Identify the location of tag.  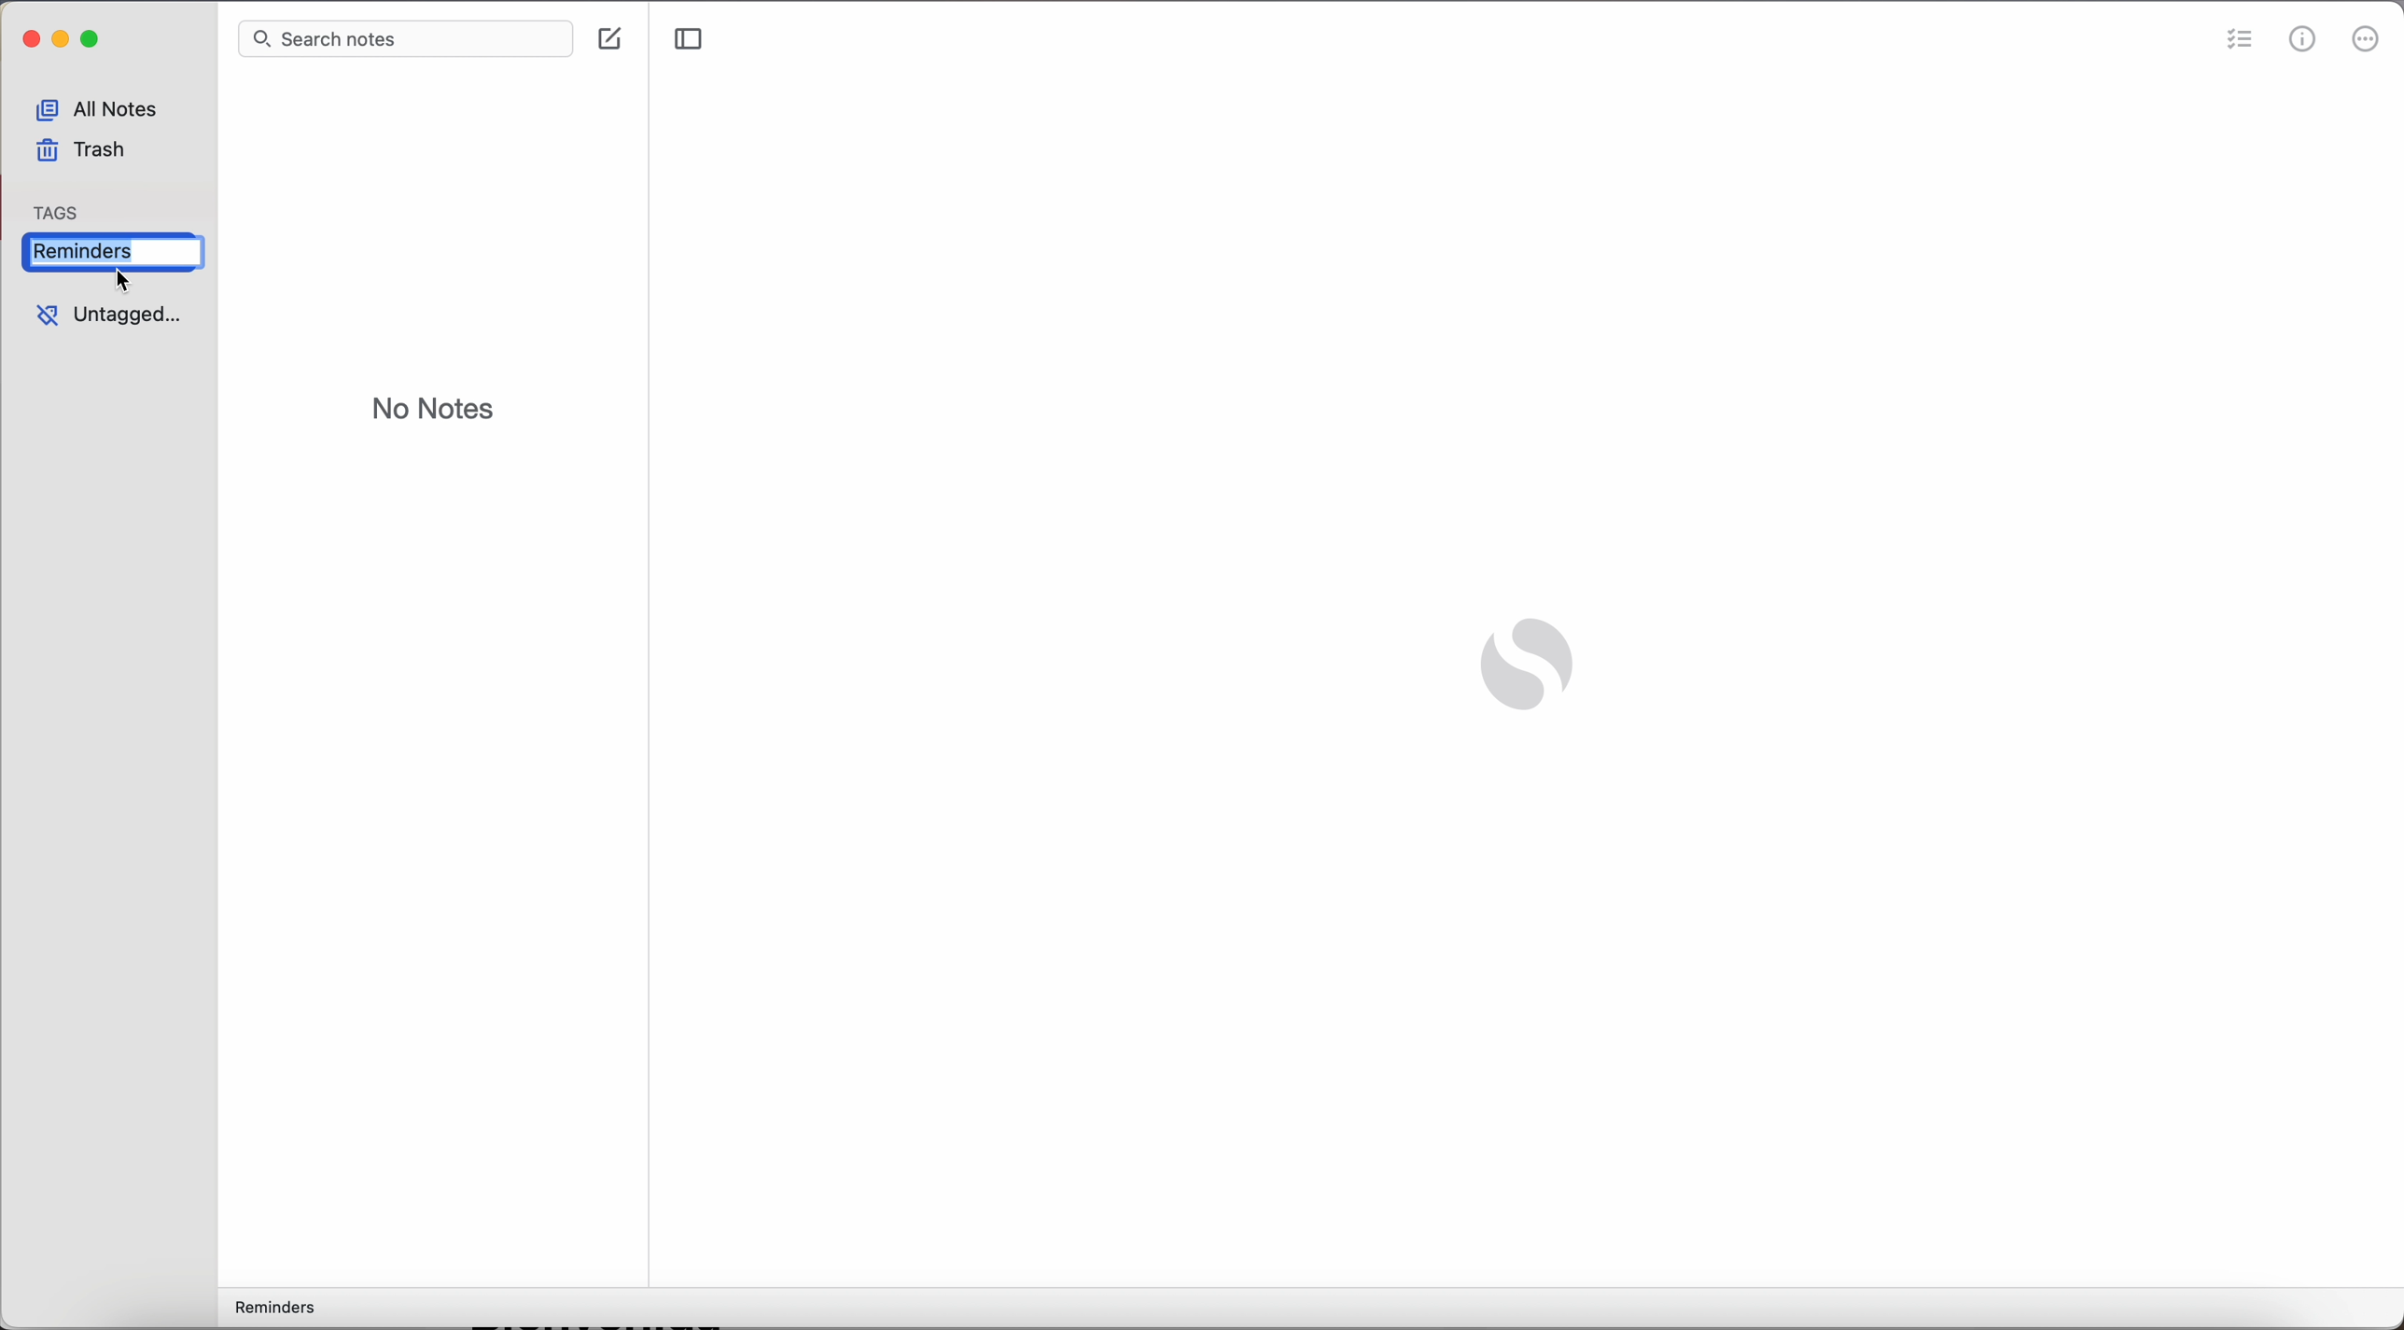
(60, 206).